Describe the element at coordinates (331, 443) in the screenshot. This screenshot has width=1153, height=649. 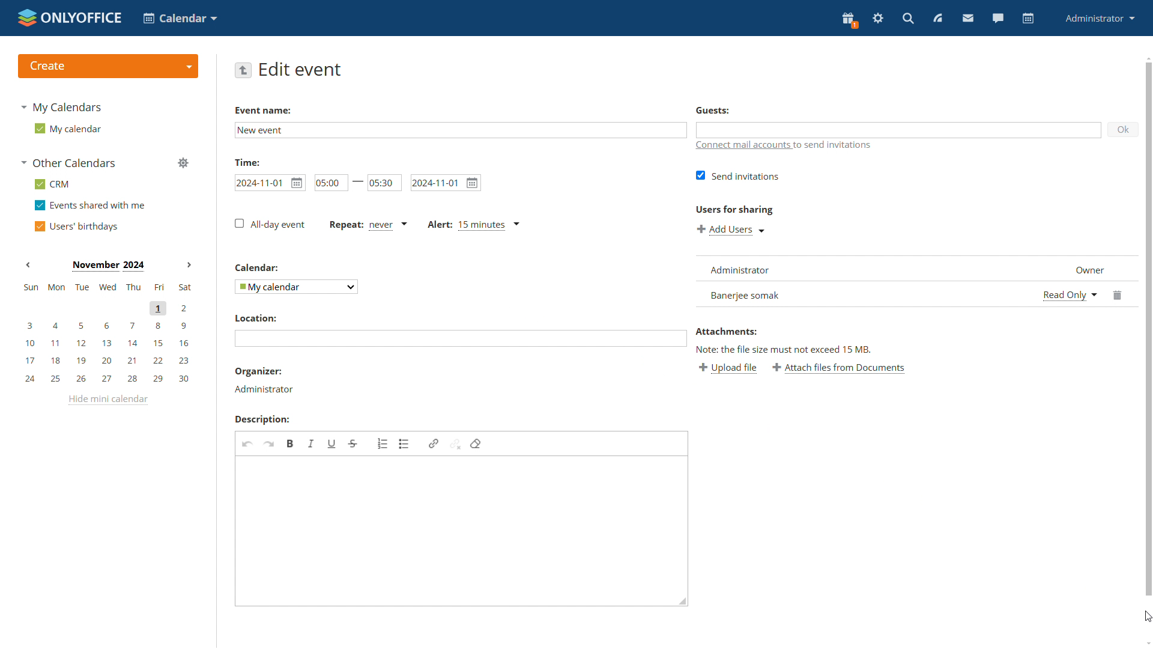
I see `underline` at that location.